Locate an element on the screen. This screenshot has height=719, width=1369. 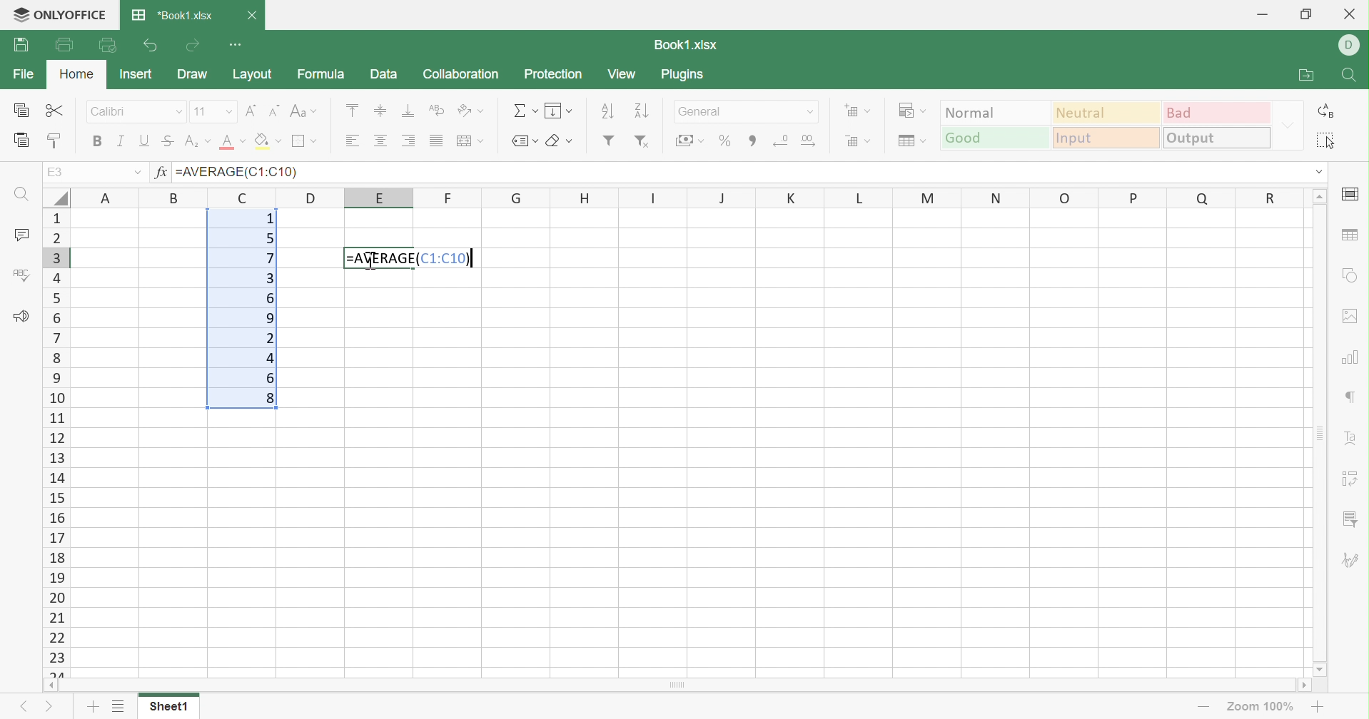
Strikethrough is located at coordinates (171, 142).